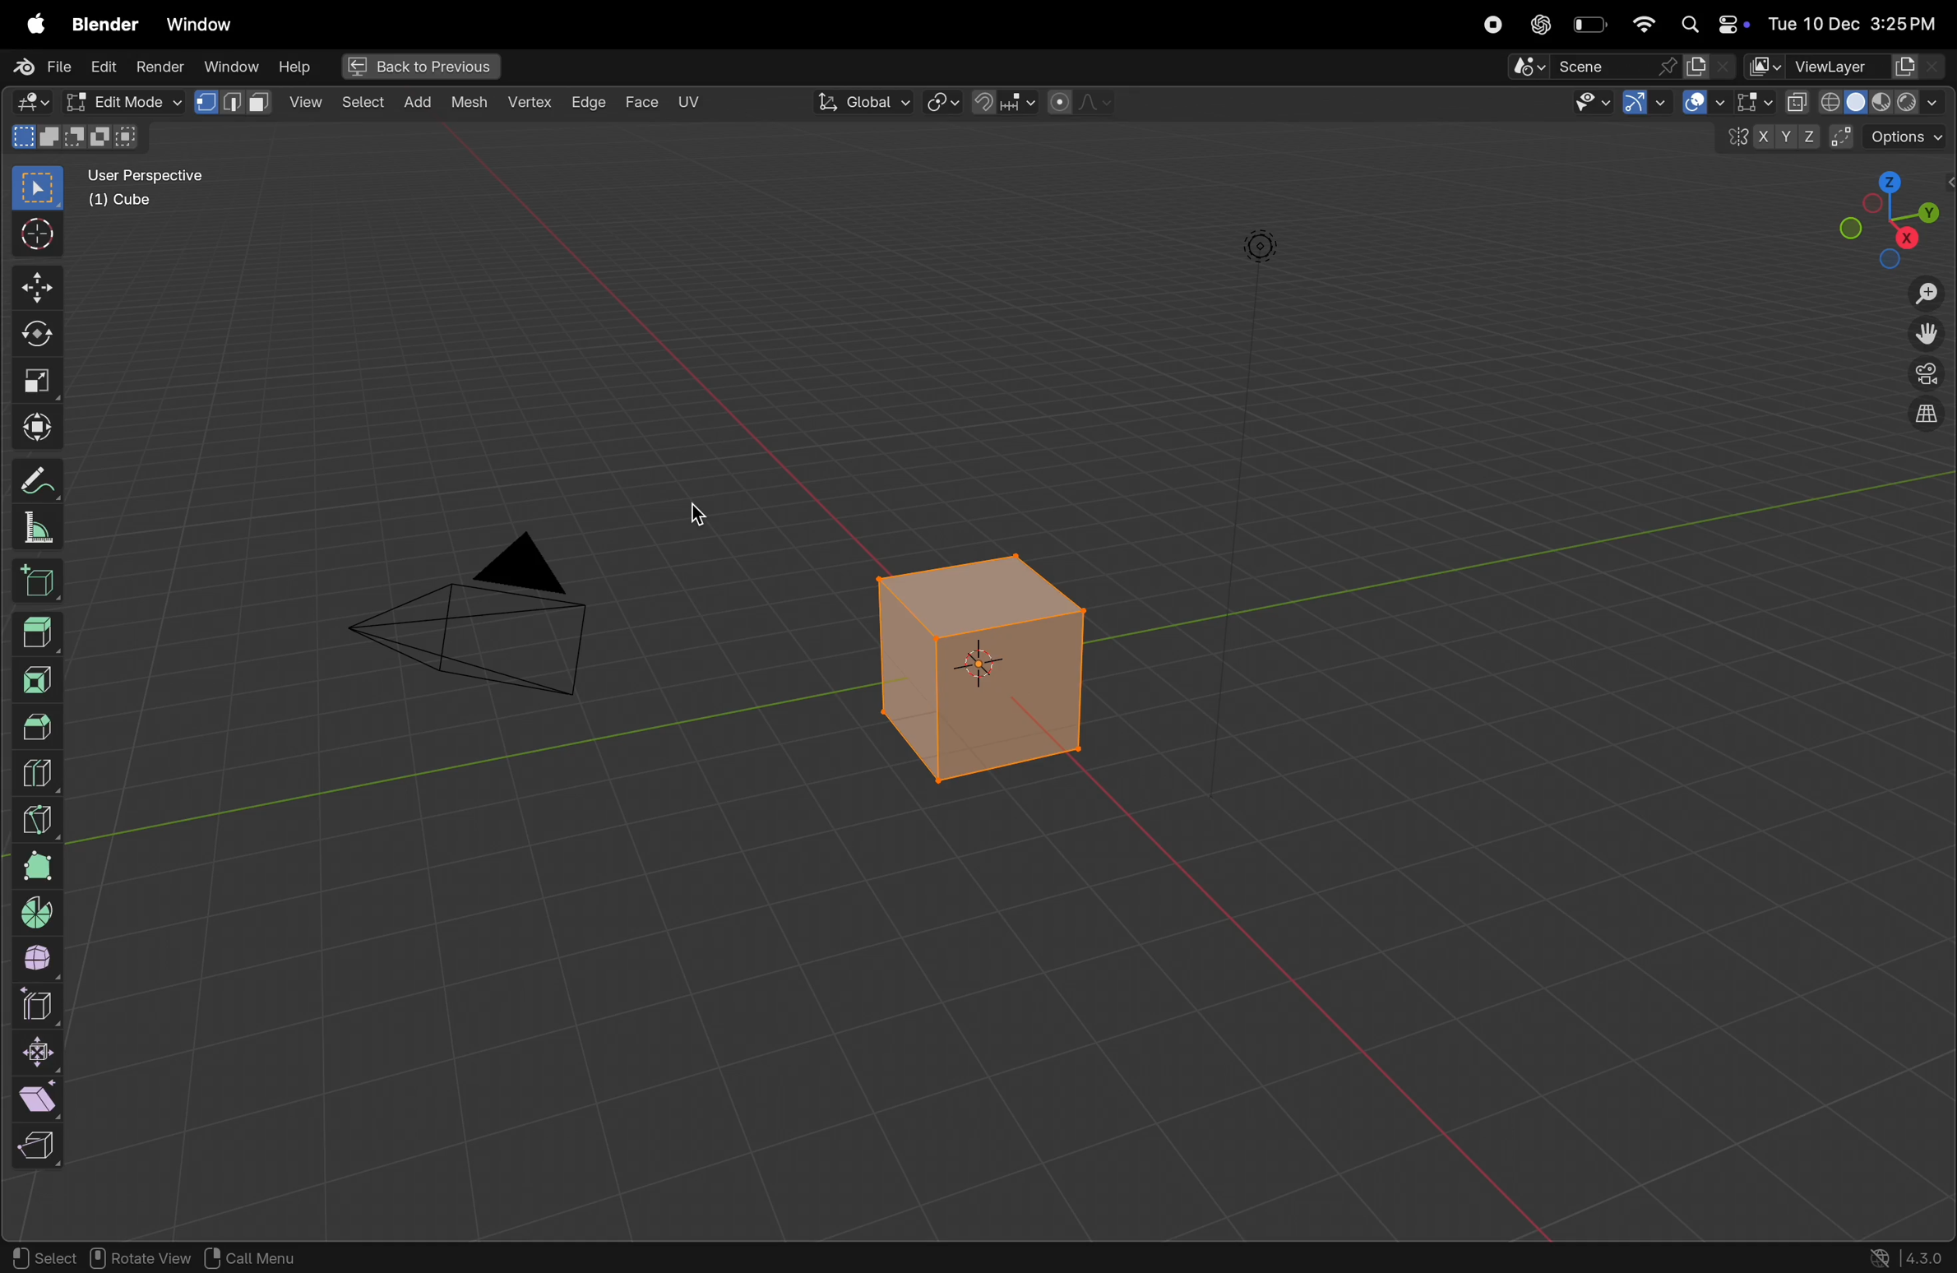 This screenshot has height=1273, width=1957. Describe the element at coordinates (27, 24) in the screenshot. I see `Apple menu` at that location.